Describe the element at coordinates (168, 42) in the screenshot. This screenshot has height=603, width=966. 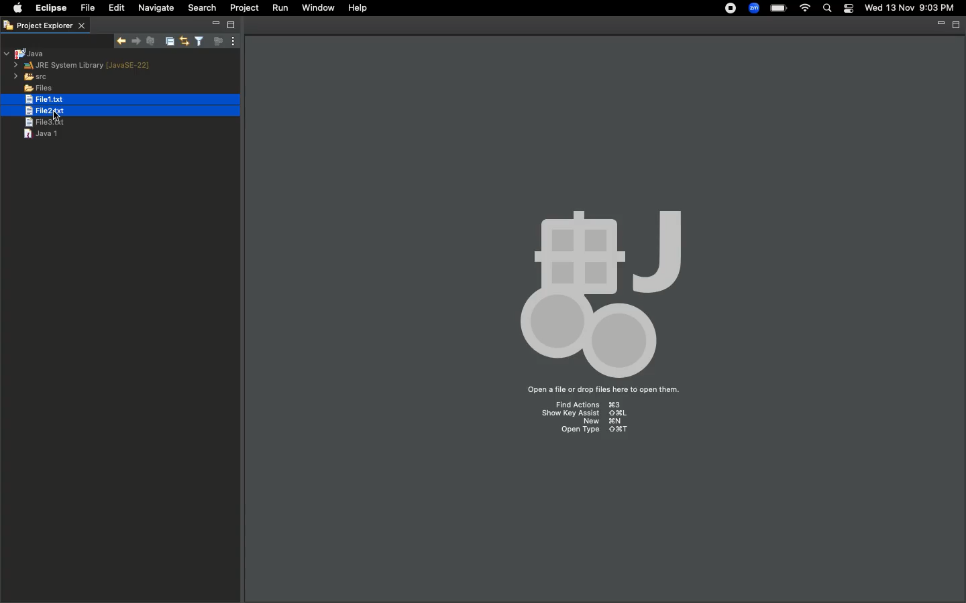
I see `Collapse all` at that location.